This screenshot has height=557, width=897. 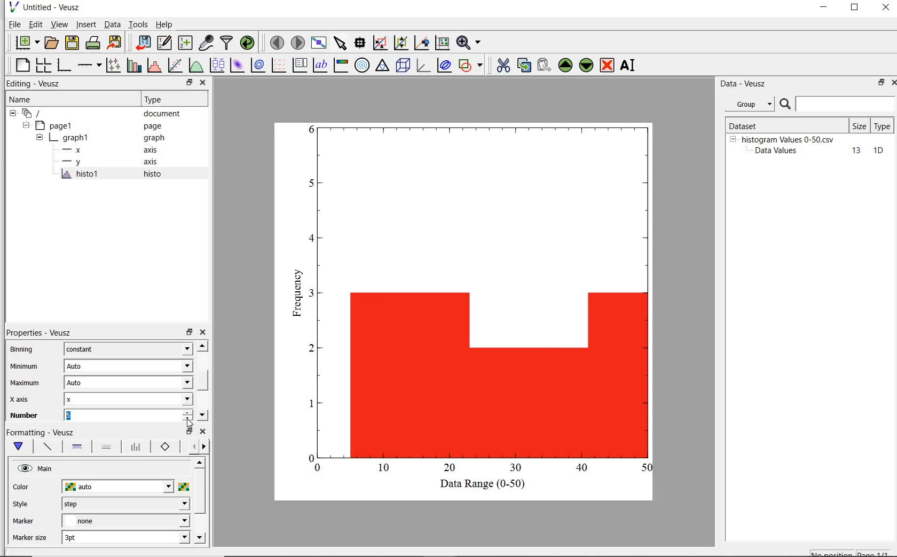 What do you see at coordinates (403, 66) in the screenshot?
I see `3d scene` at bounding box center [403, 66].